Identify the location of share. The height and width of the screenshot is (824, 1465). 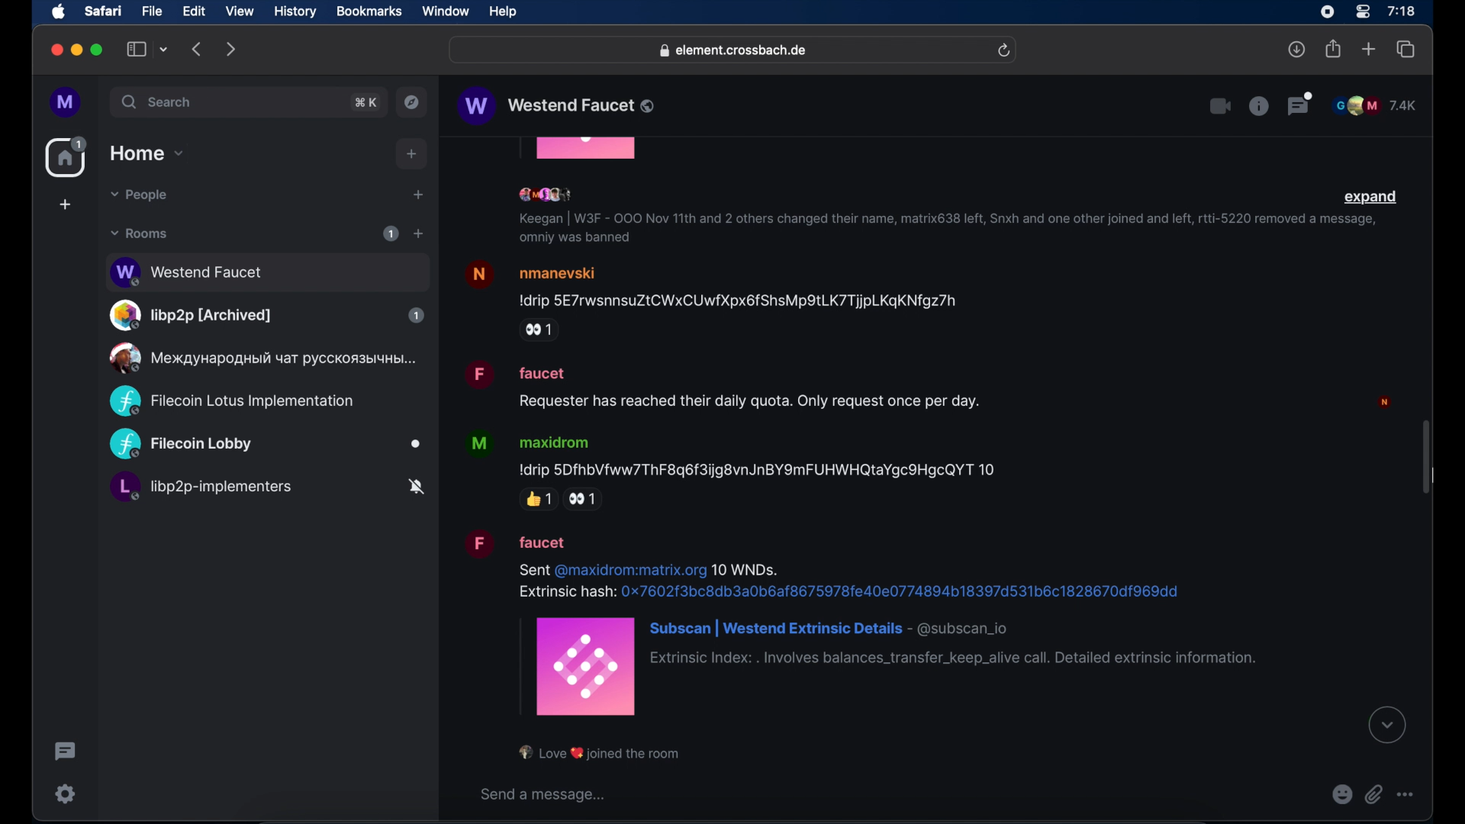
(1334, 49).